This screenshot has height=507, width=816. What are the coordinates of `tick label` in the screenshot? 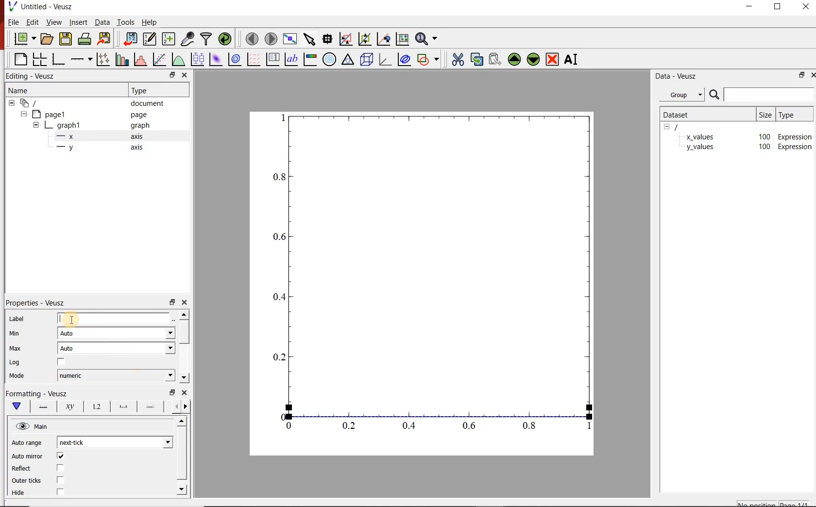 It's located at (98, 406).